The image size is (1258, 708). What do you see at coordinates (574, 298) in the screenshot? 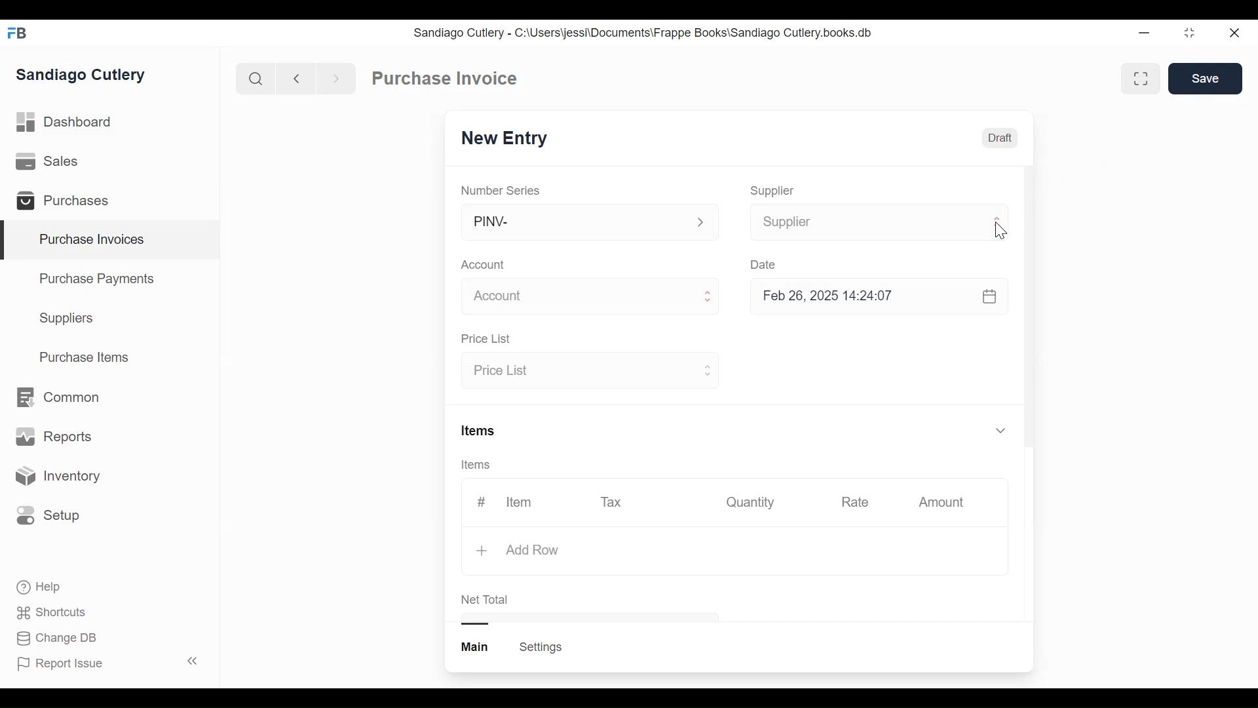
I see `Account` at bounding box center [574, 298].